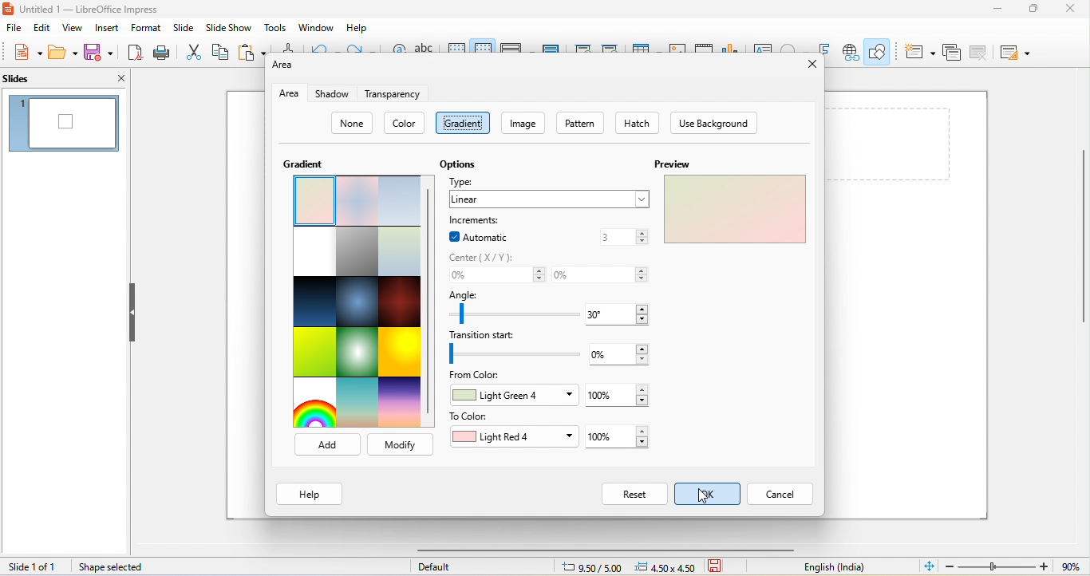 Image resolution: width=1090 pixels, height=576 pixels. What do you see at coordinates (642, 237) in the screenshot?
I see `adjust` at bounding box center [642, 237].